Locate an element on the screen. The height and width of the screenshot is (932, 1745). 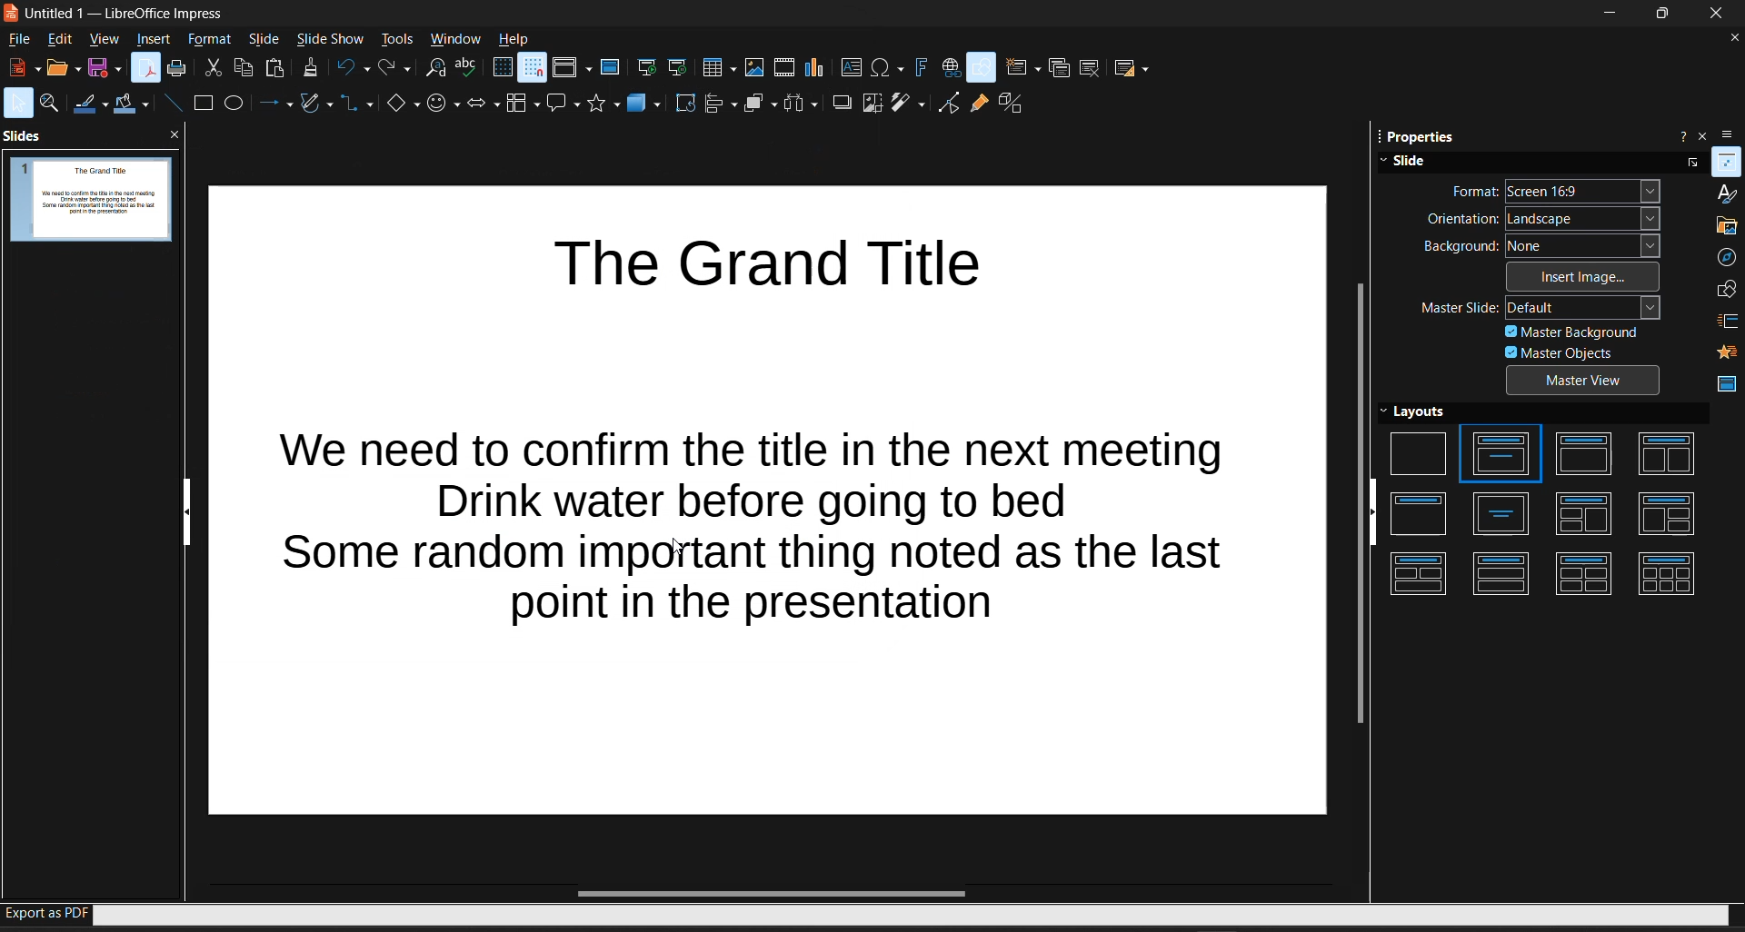
close document is located at coordinates (1730, 37).